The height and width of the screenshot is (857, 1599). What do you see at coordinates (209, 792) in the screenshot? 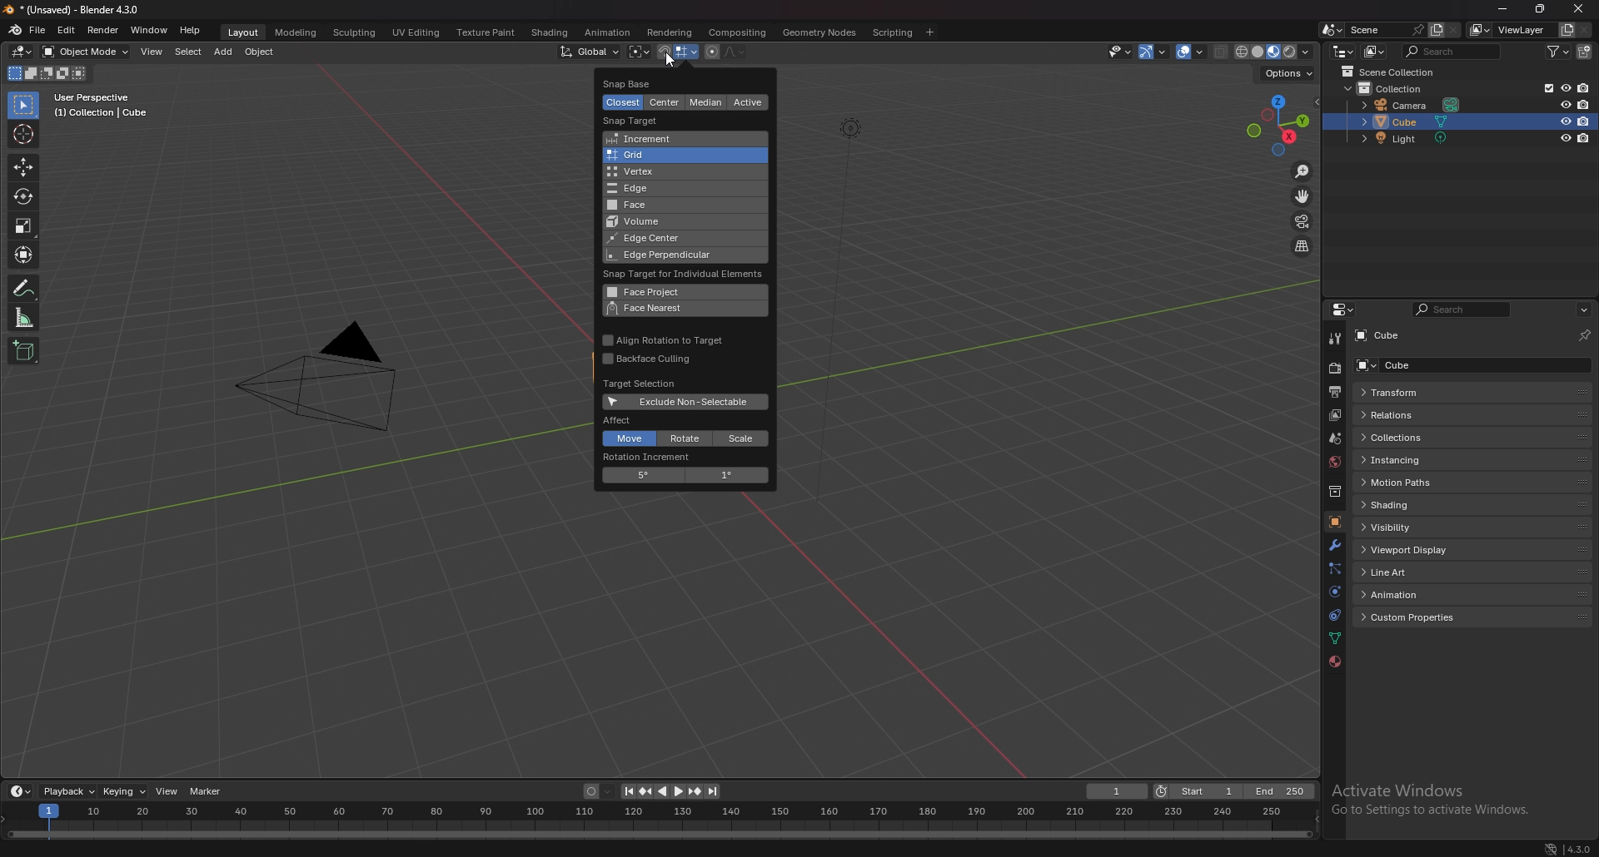
I see `marker` at bounding box center [209, 792].